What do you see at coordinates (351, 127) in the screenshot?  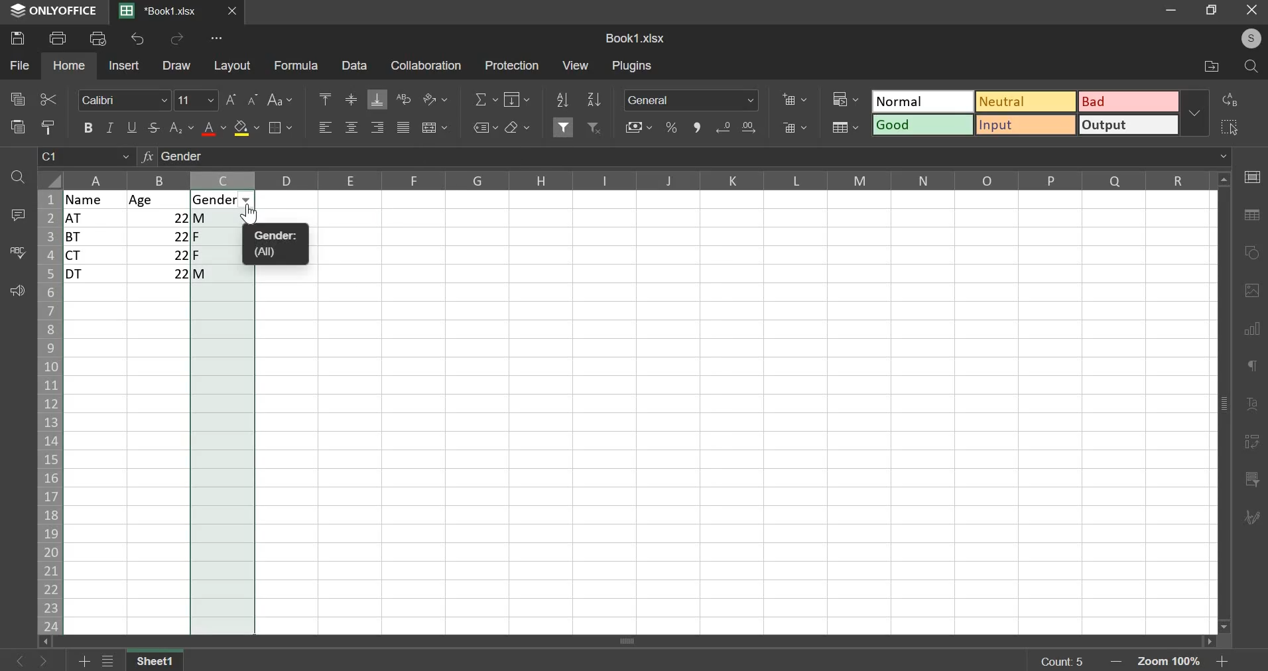 I see `align center` at bounding box center [351, 127].